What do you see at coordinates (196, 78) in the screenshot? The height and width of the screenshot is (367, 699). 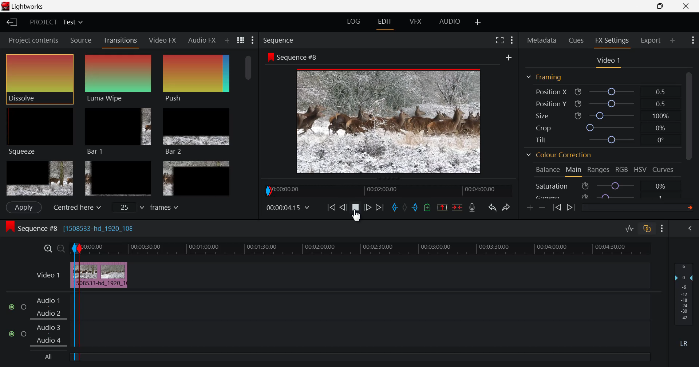 I see `Push` at bounding box center [196, 78].